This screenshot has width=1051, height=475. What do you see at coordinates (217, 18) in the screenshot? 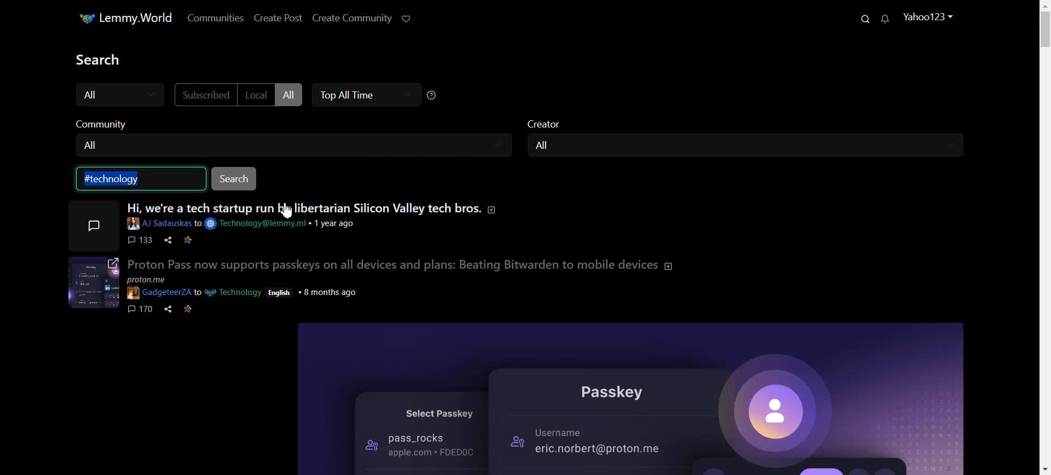
I see `Communities` at bounding box center [217, 18].